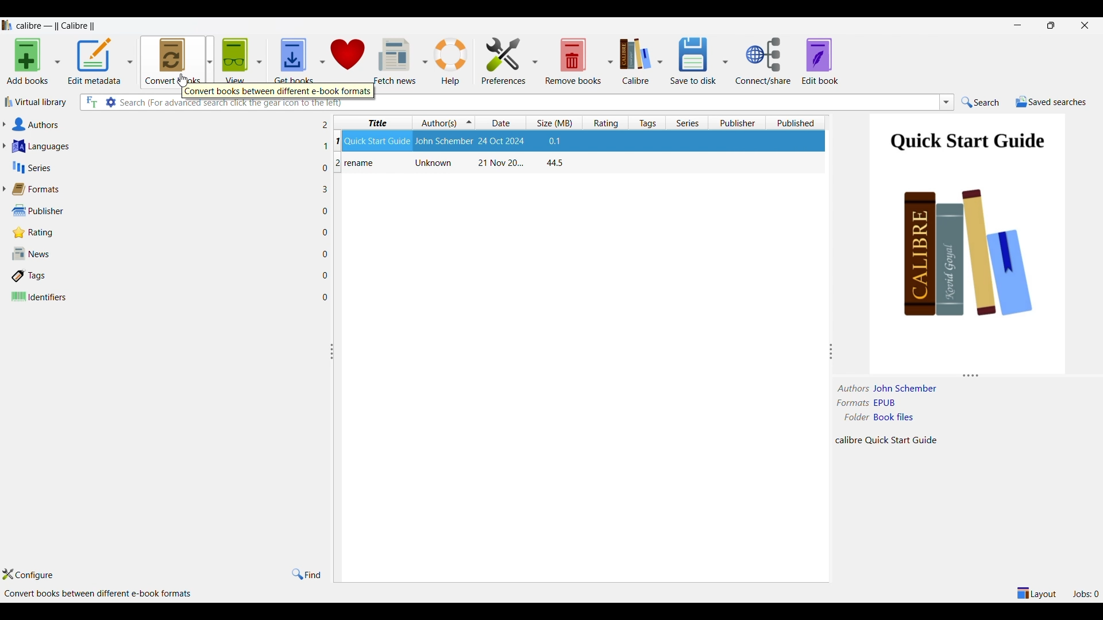 The width and height of the screenshot is (1103, 620). I want to click on Published column, so click(799, 122).